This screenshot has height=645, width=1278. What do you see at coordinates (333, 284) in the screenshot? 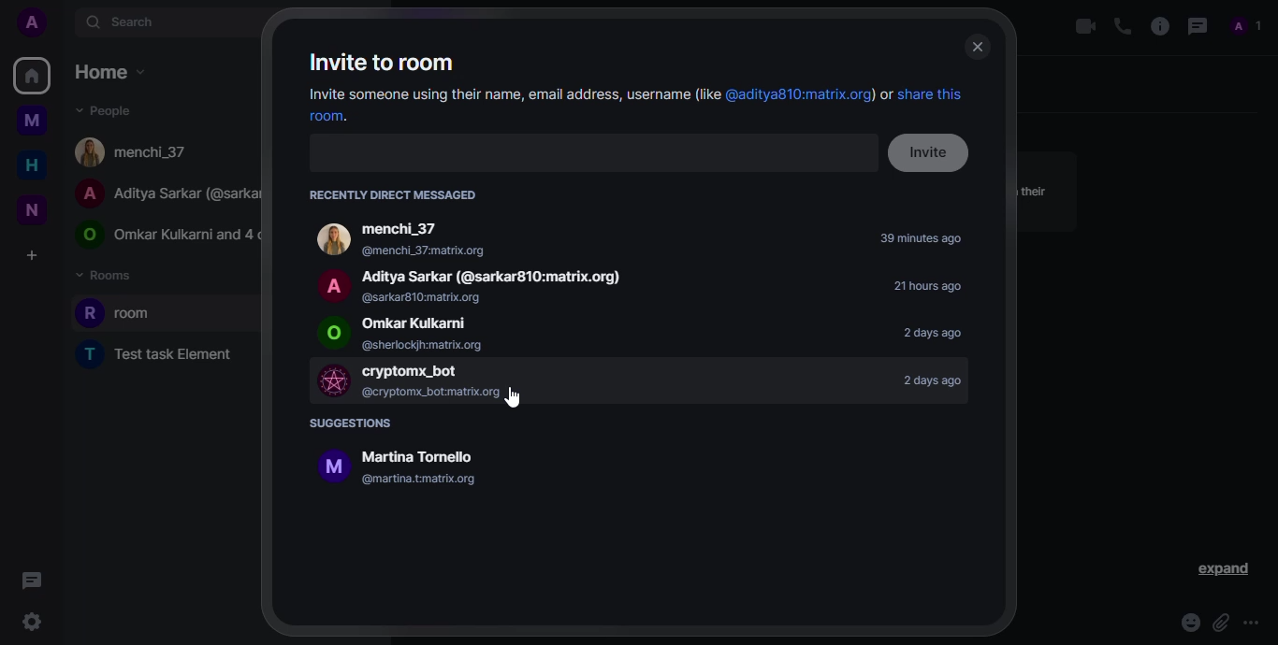
I see `logo` at bounding box center [333, 284].